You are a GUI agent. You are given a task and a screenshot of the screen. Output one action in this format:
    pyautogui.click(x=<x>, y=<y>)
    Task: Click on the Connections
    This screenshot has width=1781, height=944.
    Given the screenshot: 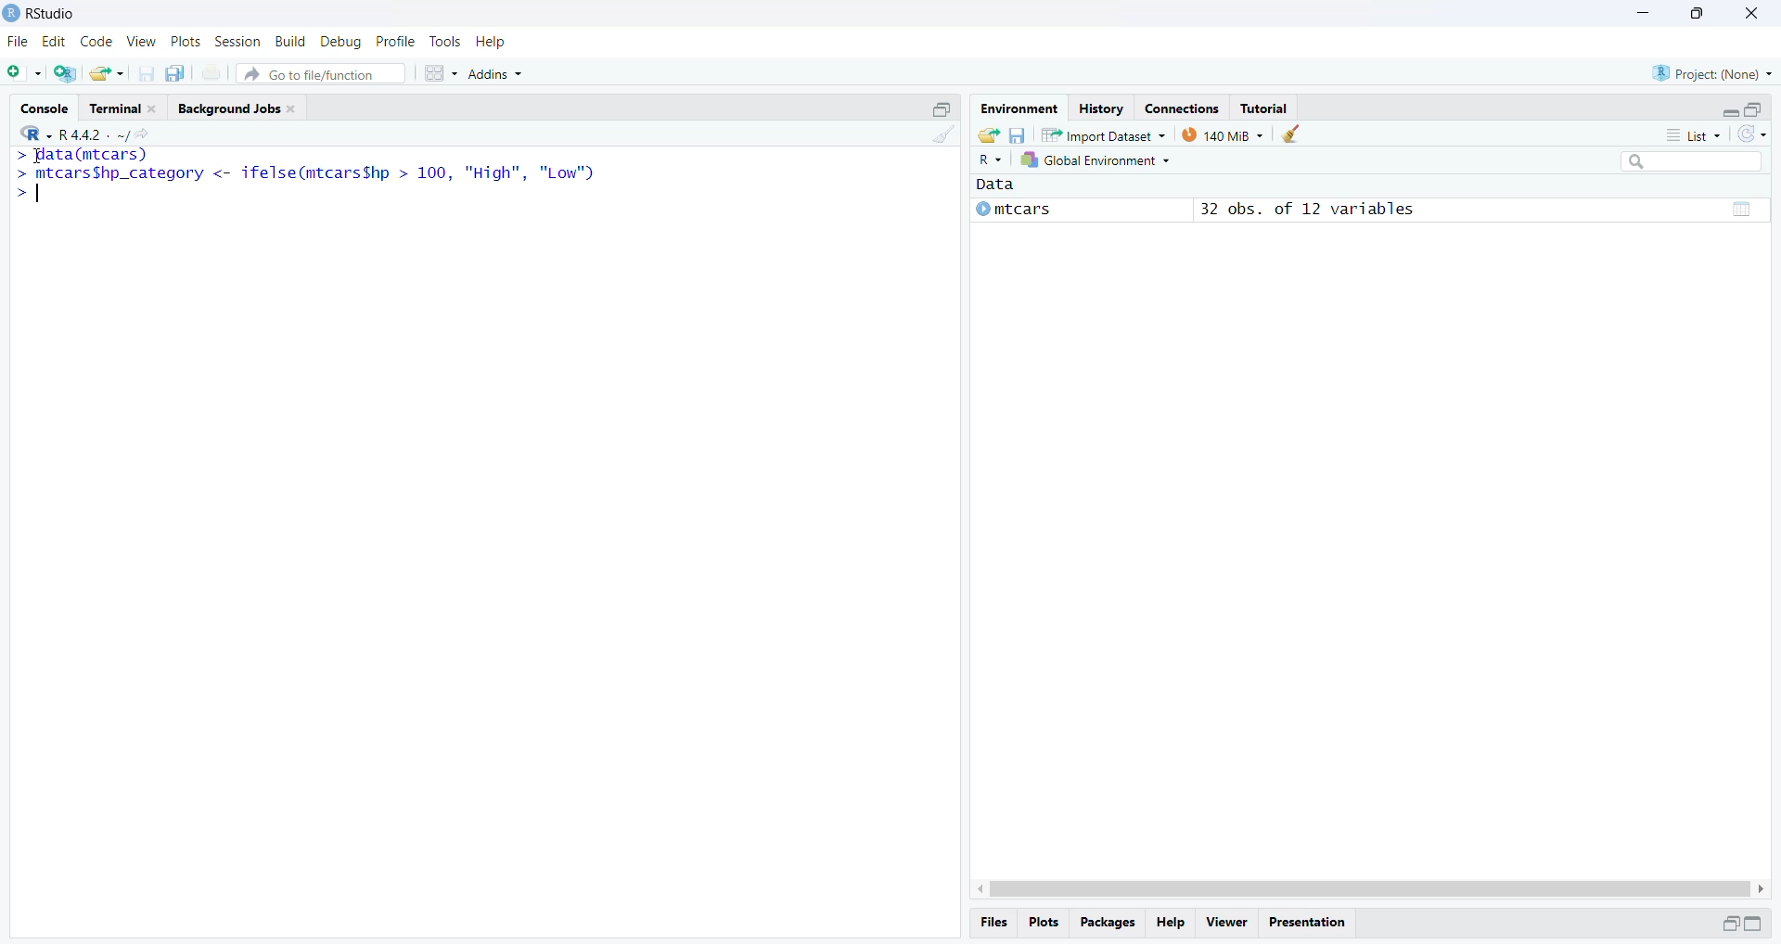 What is the action you would take?
    pyautogui.click(x=1181, y=107)
    